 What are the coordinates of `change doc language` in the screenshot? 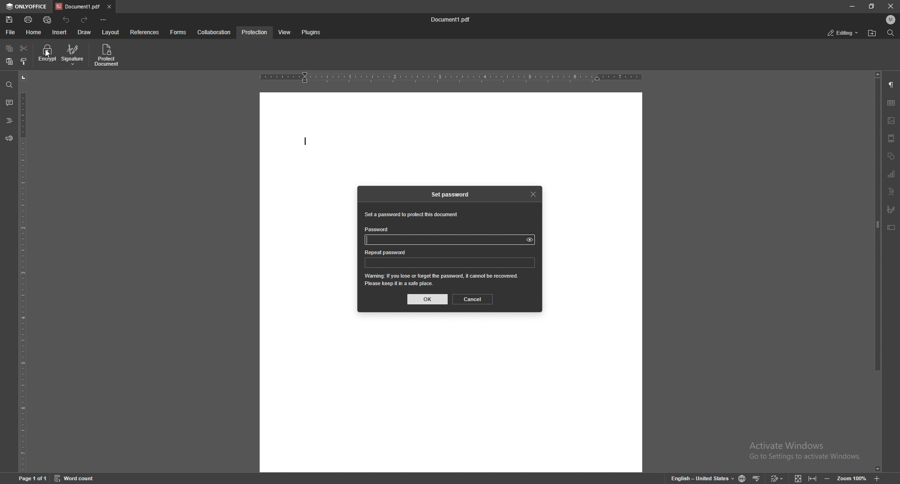 It's located at (742, 478).